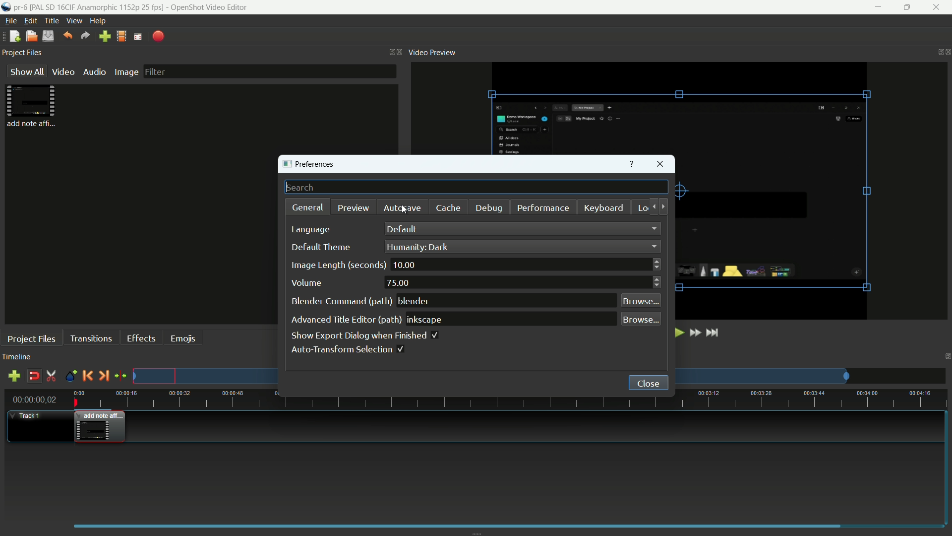  Describe the element at coordinates (68, 35) in the screenshot. I see `undo` at that location.